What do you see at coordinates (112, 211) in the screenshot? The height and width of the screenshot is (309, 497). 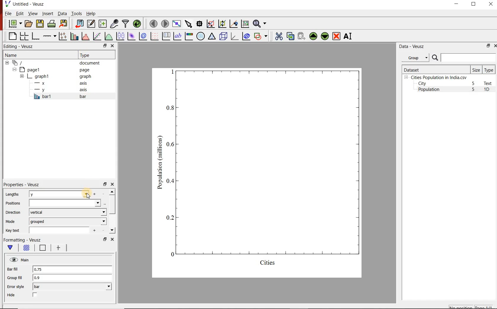 I see `scrollbar` at bounding box center [112, 211].